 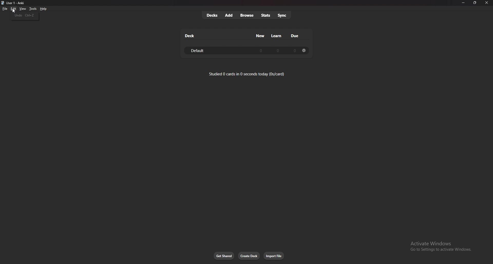 I want to click on file, so click(x=5, y=9).